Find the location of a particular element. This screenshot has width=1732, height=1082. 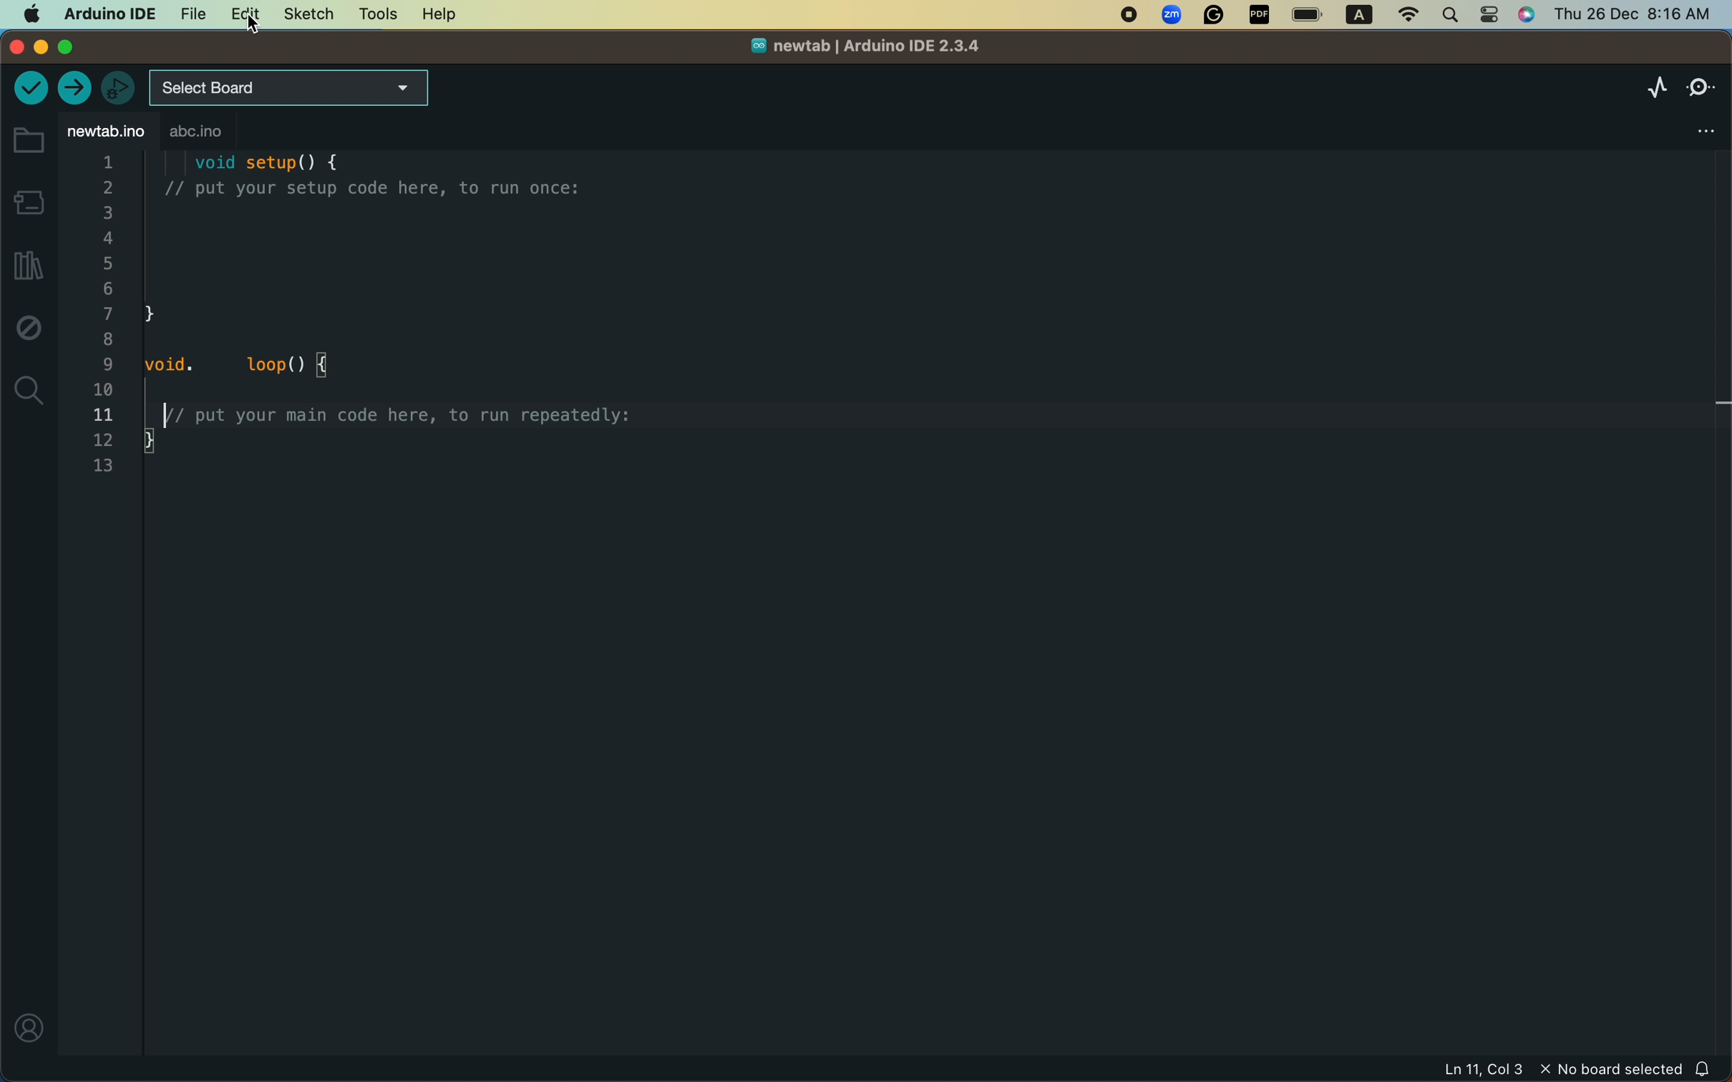

code is located at coordinates (386, 335).